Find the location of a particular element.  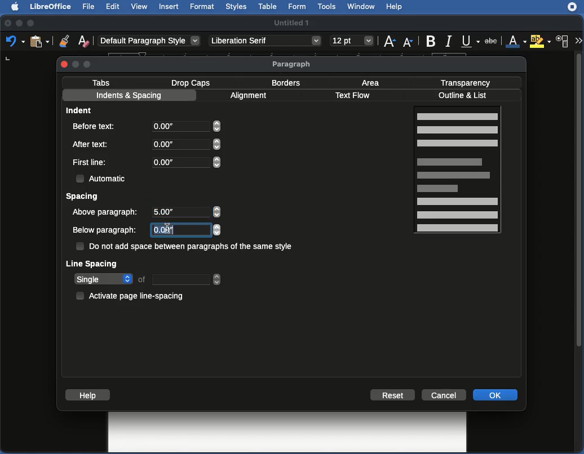

font size is located at coordinates (350, 41).